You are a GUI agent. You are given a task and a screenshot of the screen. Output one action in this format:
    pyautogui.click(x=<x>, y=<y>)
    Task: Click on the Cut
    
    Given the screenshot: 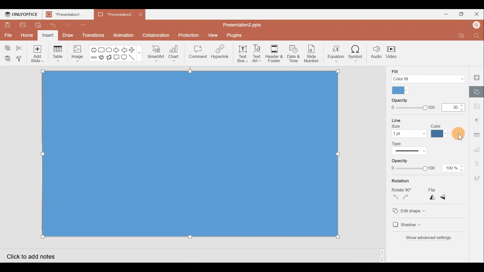 What is the action you would take?
    pyautogui.click(x=20, y=47)
    